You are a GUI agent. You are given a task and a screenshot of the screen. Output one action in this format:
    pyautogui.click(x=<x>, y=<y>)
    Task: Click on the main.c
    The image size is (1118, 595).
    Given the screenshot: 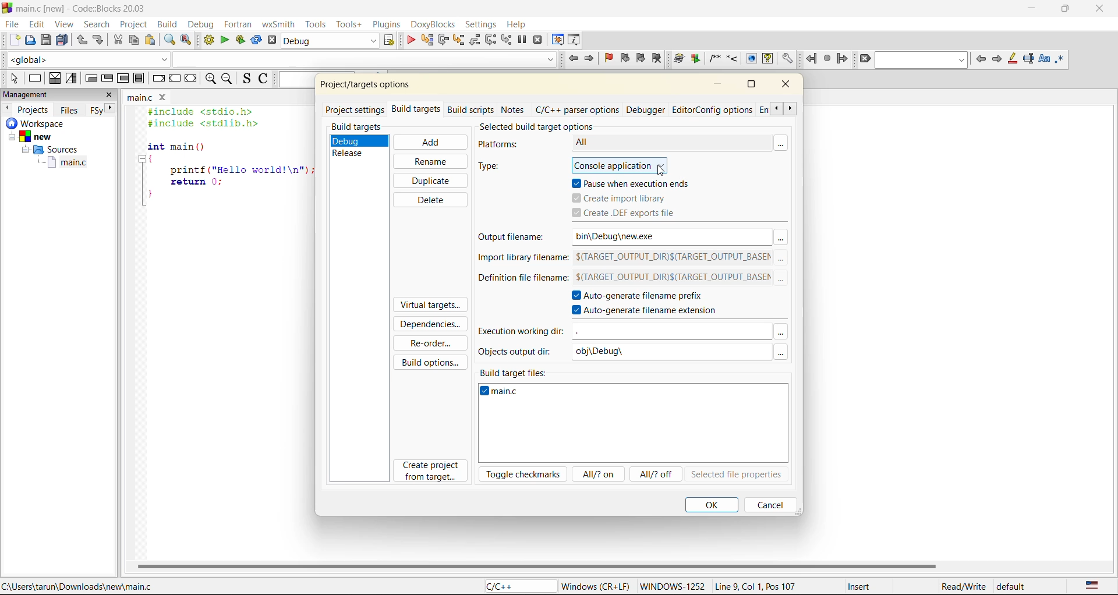 What is the action you would take?
    pyautogui.click(x=138, y=97)
    